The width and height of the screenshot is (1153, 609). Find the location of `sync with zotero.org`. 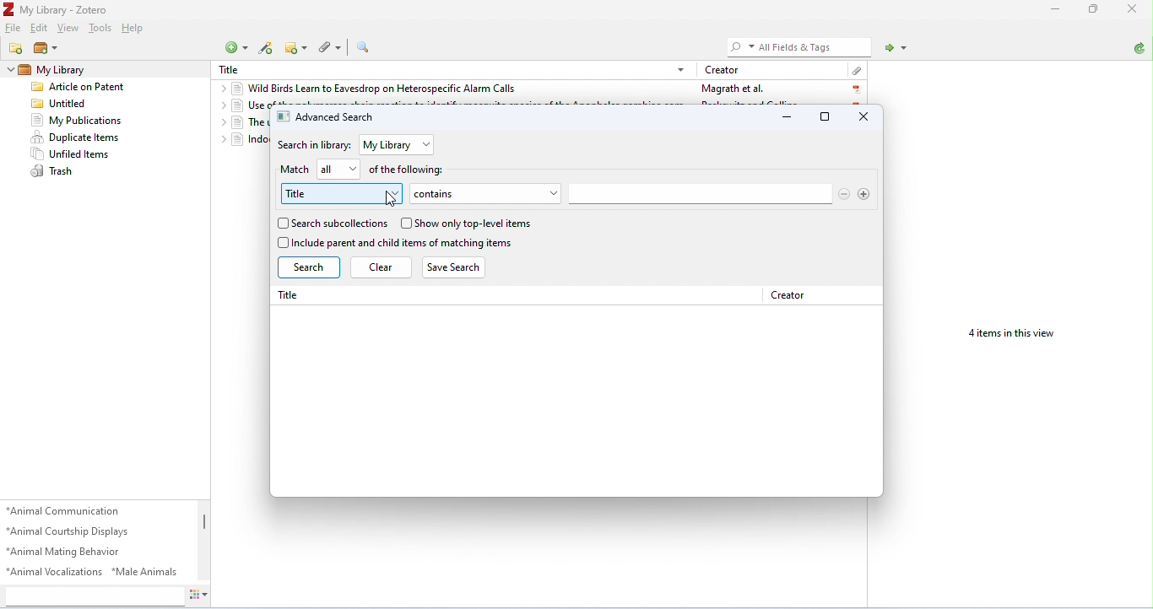

sync with zotero.org is located at coordinates (1140, 49).